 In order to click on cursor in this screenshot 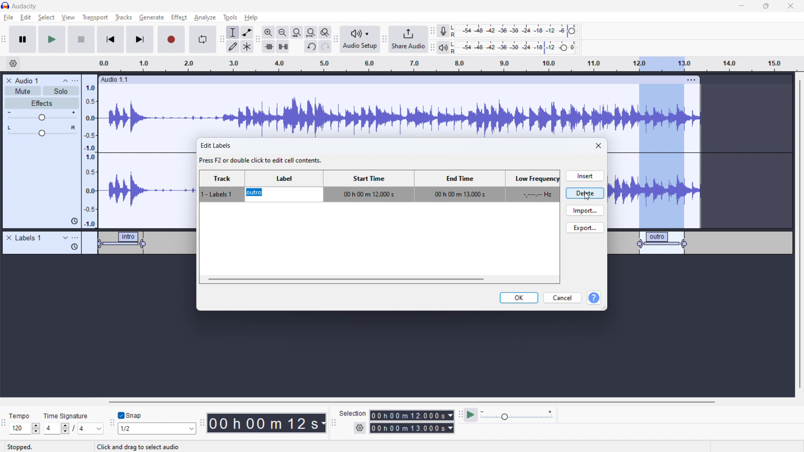, I will do `click(322, 200)`.